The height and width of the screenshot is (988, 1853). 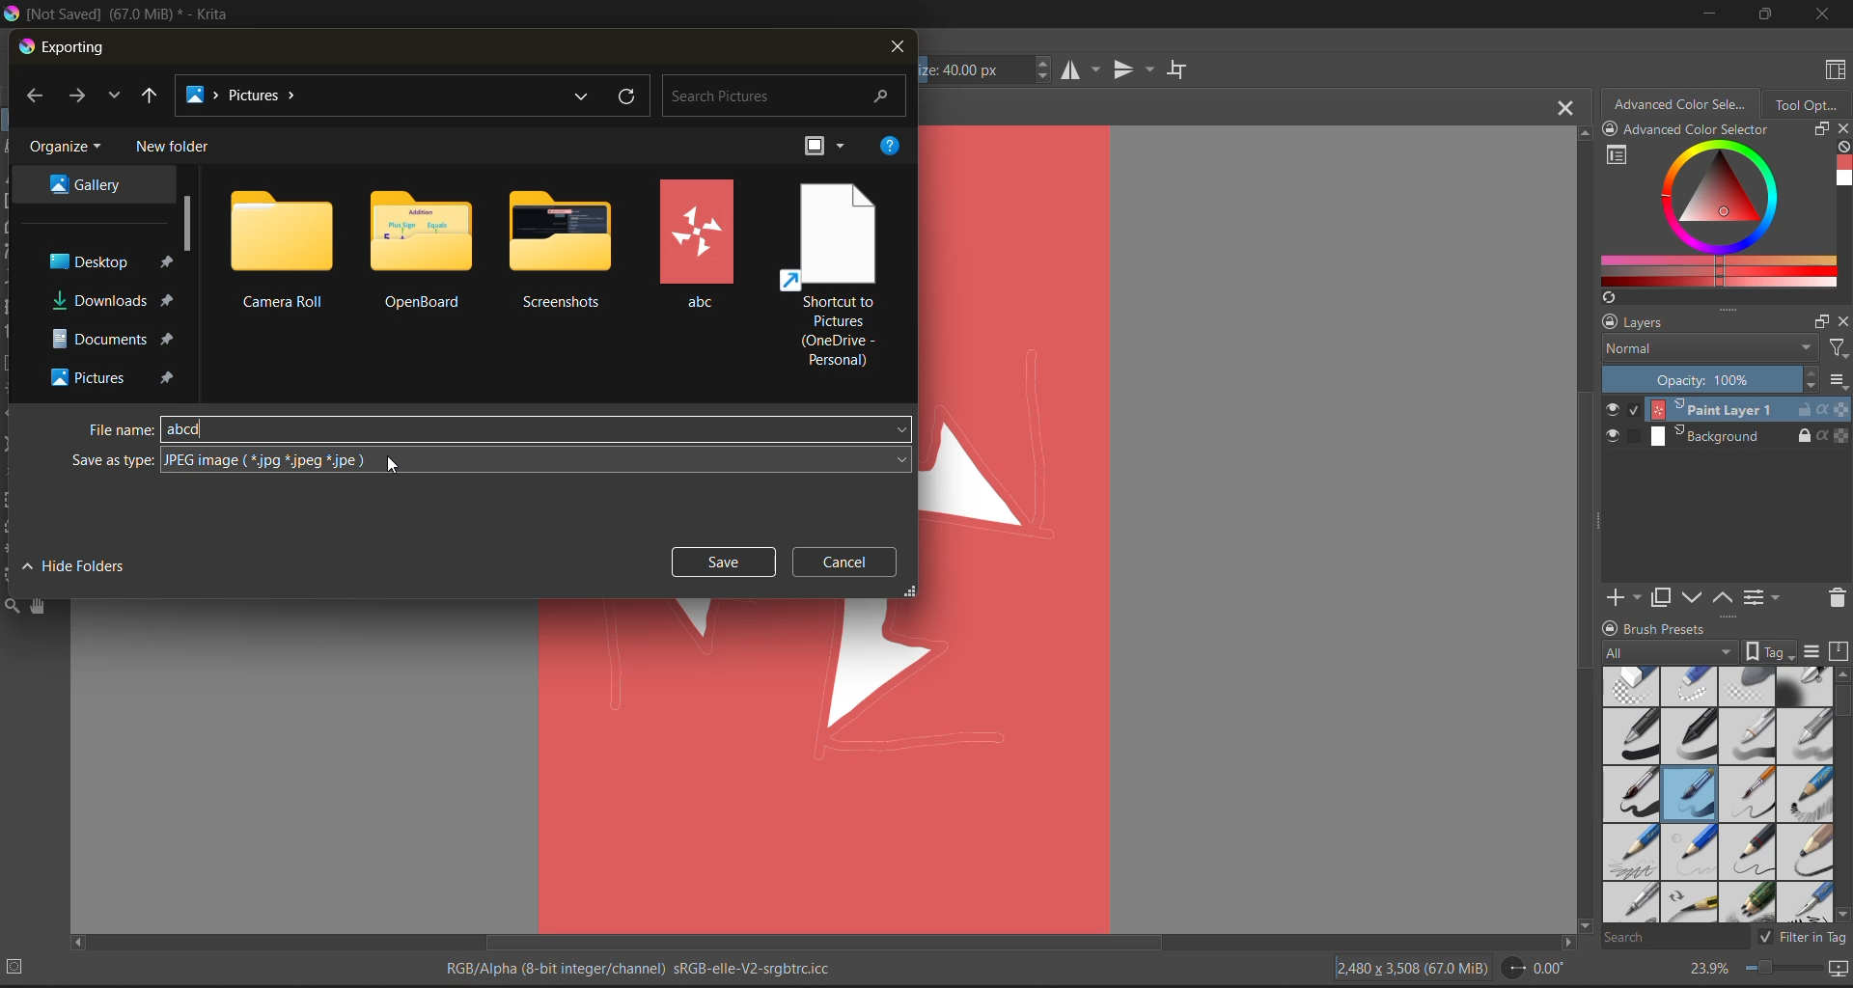 What do you see at coordinates (1720, 796) in the screenshot?
I see `brush presets` at bounding box center [1720, 796].